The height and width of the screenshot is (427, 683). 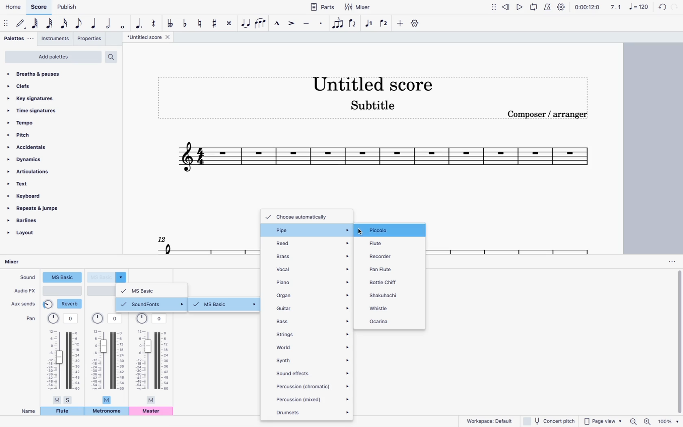 What do you see at coordinates (391, 294) in the screenshot?
I see `shakuhachi` at bounding box center [391, 294].